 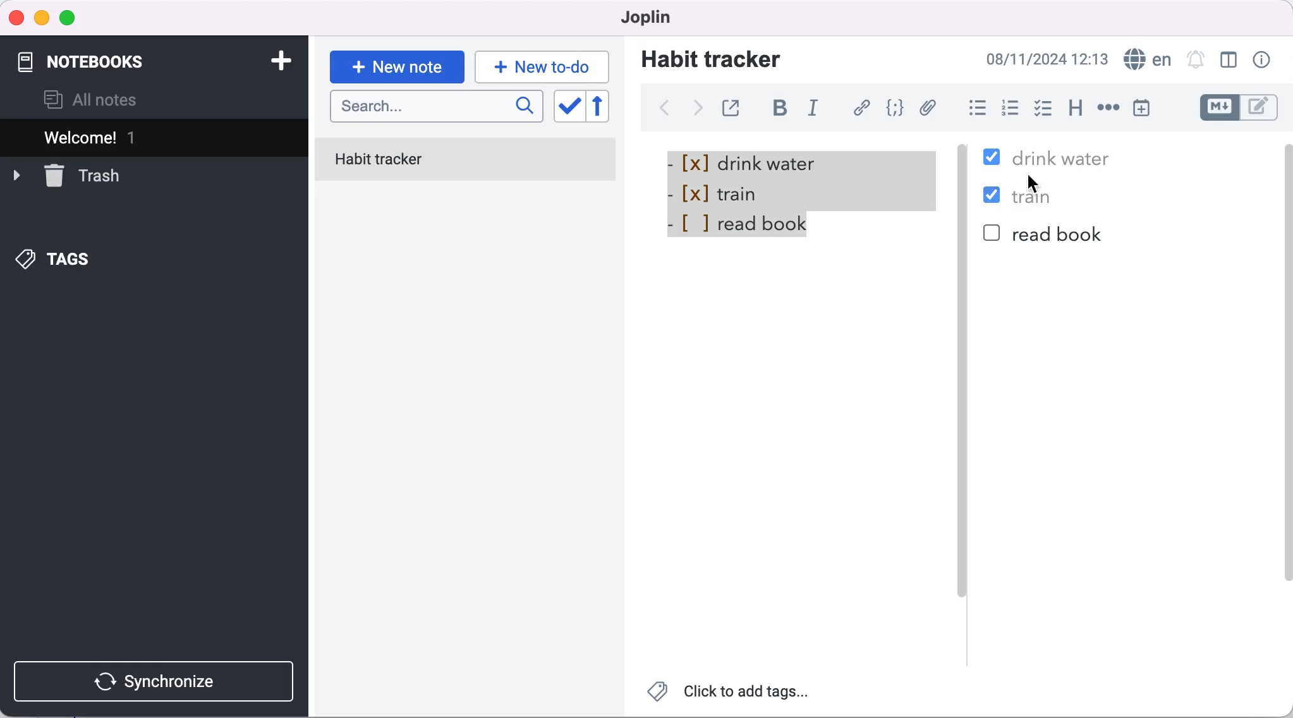 What do you see at coordinates (1146, 59) in the screenshot?
I see `language` at bounding box center [1146, 59].